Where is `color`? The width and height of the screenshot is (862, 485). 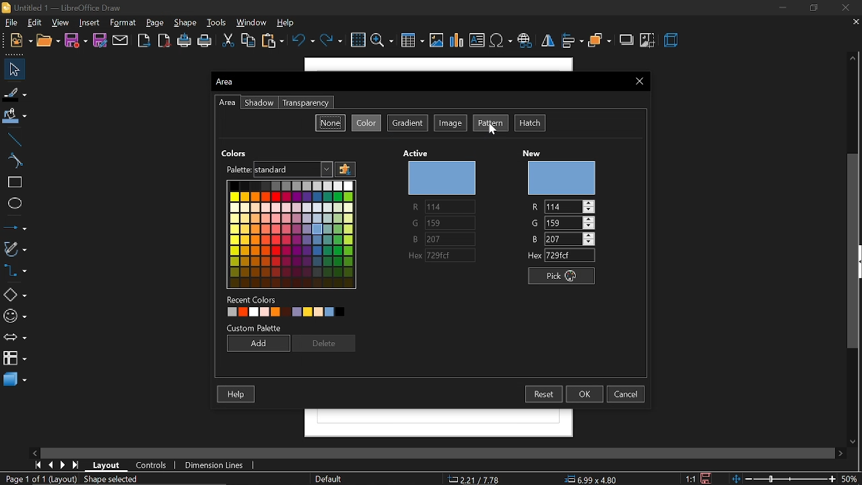 color is located at coordinates (365, 124).